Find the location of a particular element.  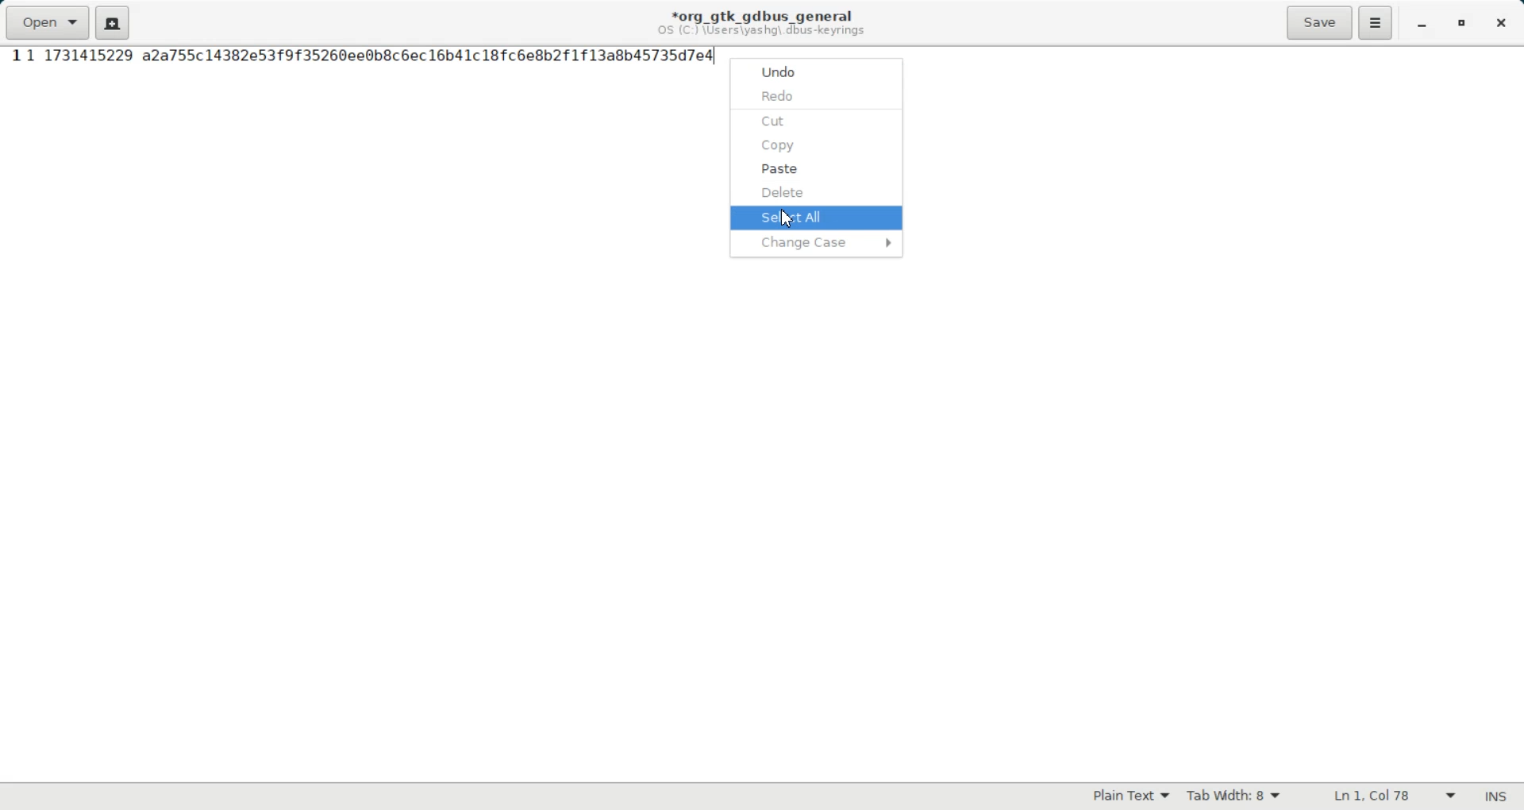

Minimize is located at coordinates (1421, 25).